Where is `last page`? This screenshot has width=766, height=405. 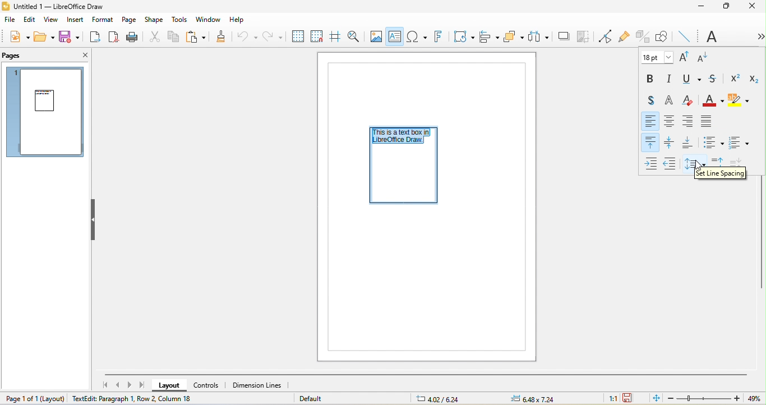 last page is located at coordinates (142, 385).